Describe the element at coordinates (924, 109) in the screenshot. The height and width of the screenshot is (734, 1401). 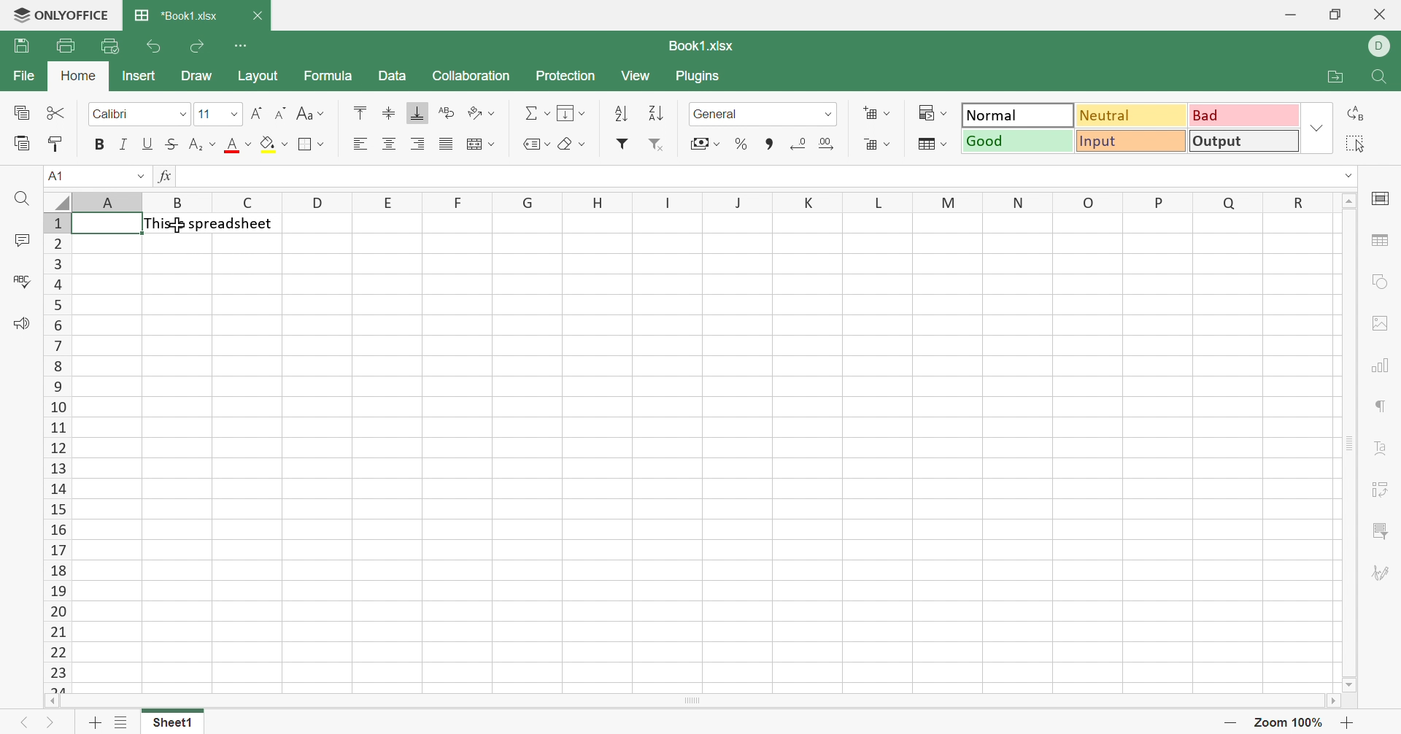
I see `Conditional formatting` at that location.